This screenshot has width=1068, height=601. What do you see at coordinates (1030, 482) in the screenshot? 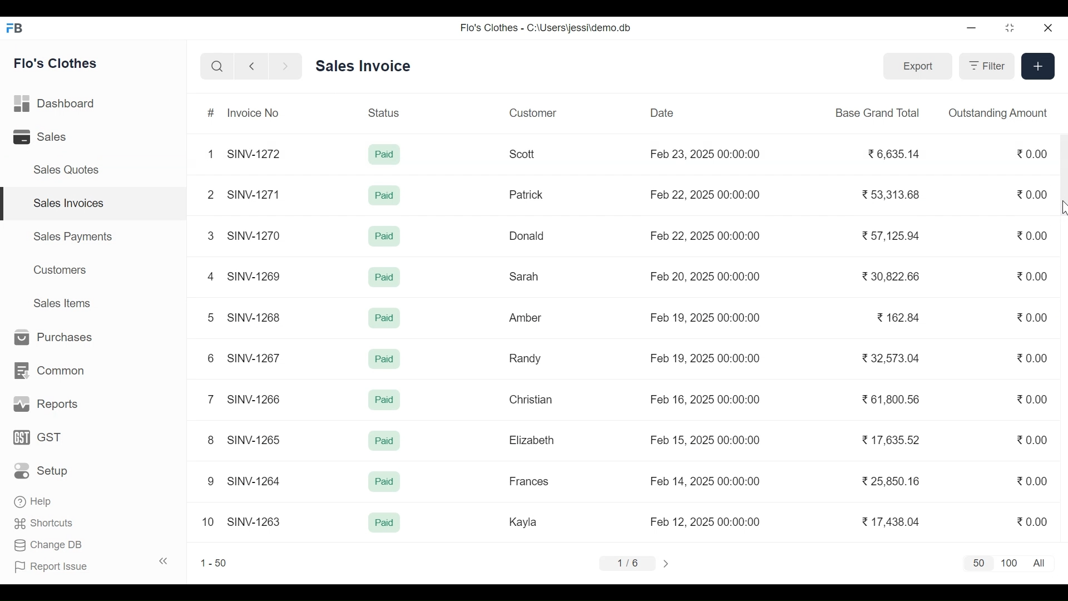
I see `0.00` at bounding box center [1030, 482].